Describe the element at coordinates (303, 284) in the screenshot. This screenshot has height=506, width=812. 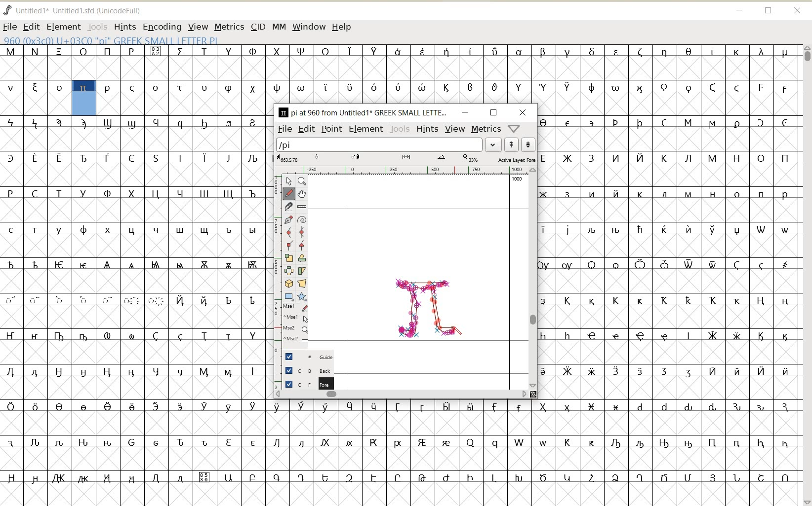
I see `perform a perspective transformation on the selection` at that location.